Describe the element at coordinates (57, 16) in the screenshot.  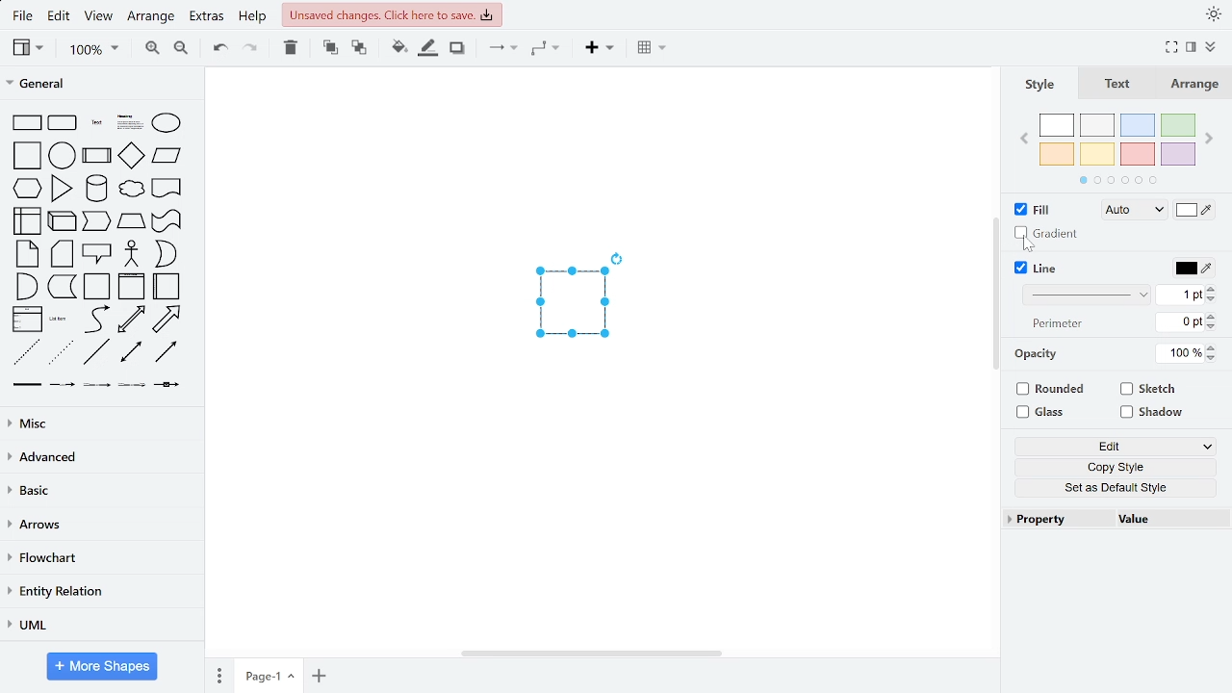
I see `edit` at that location.